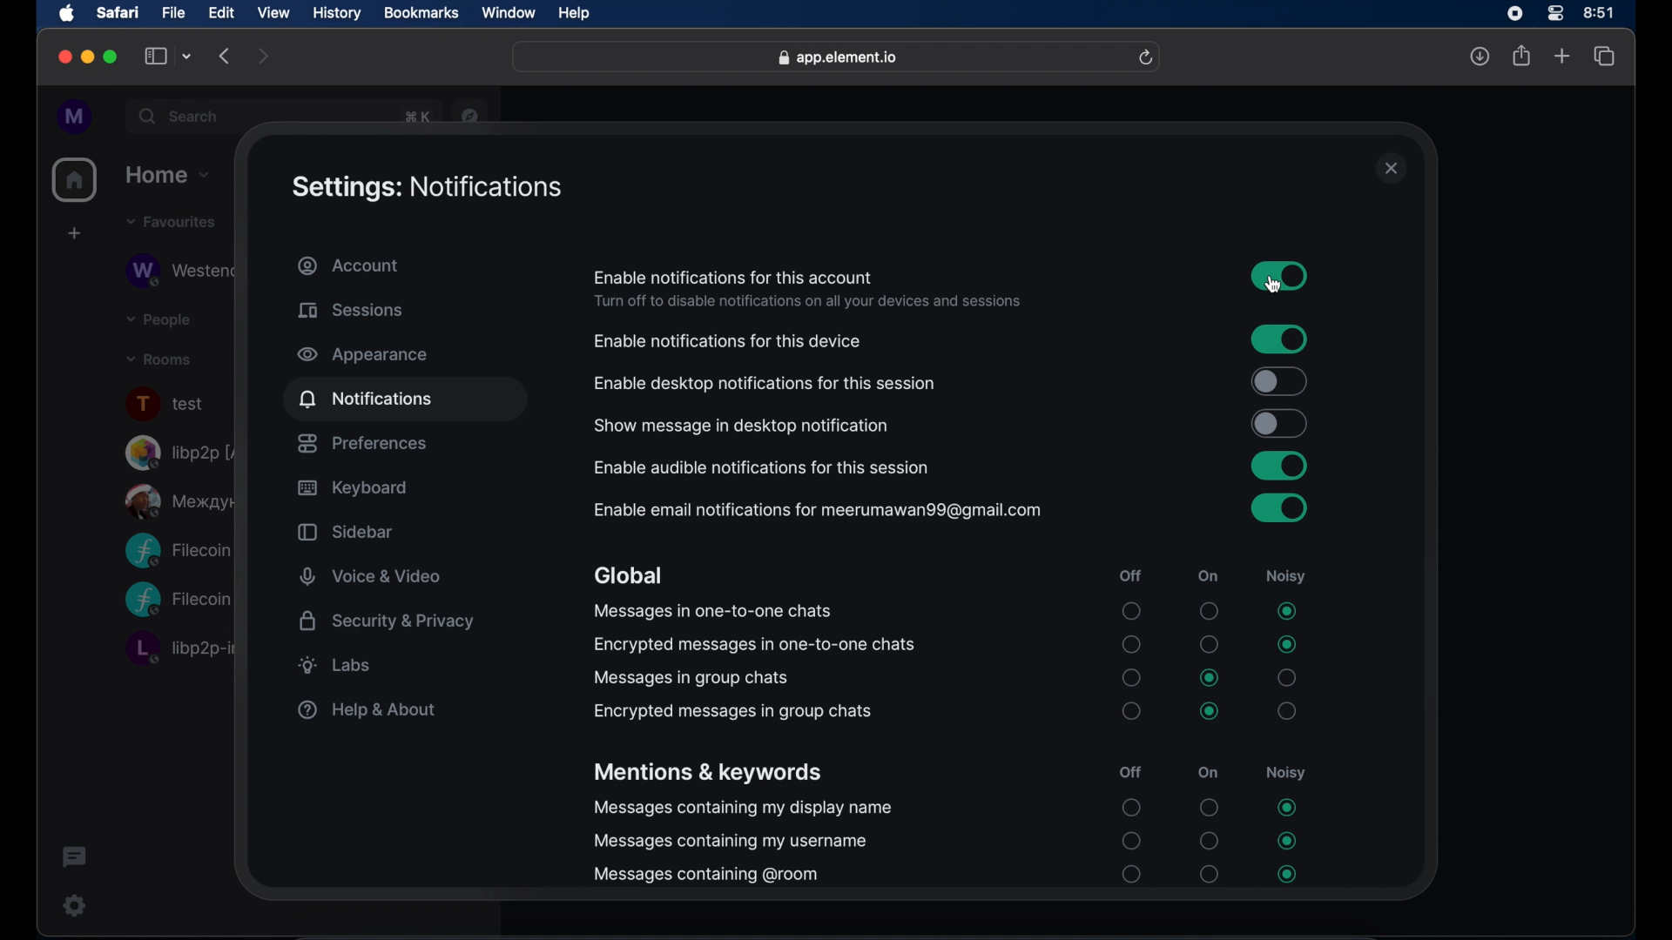  Describe the element at coordinates (1480, 57) in the screenshot. I see `downloads` at that location.